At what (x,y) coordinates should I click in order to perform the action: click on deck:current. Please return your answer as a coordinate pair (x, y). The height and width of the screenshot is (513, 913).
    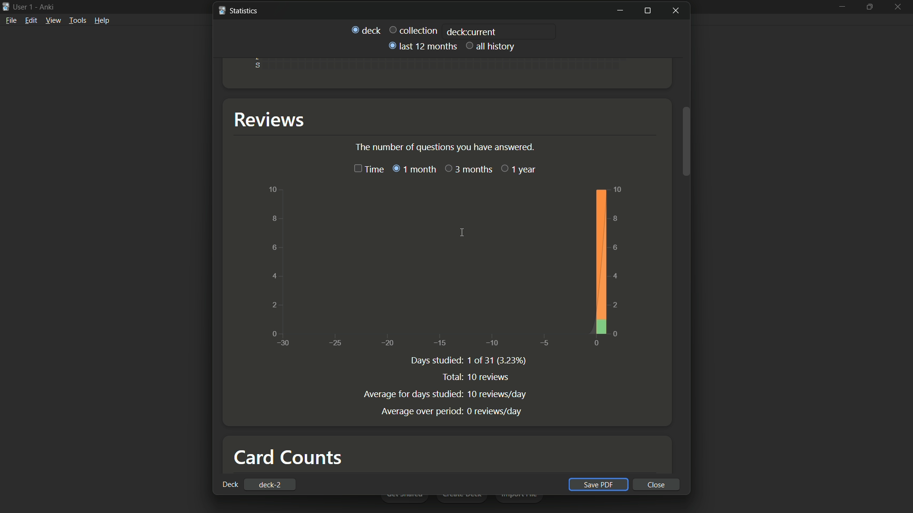
    Looking at the image, I should click on (471, 31).